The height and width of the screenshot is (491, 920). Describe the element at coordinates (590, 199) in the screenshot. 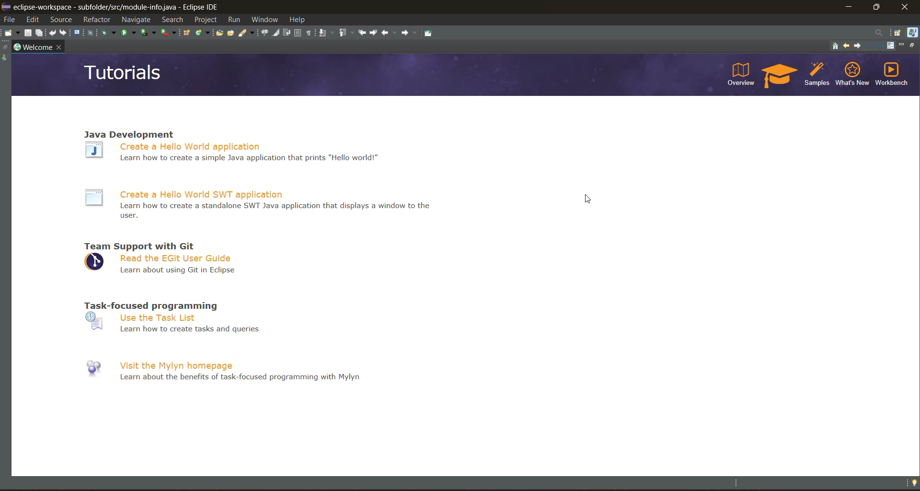

I see `cursor` at that location.